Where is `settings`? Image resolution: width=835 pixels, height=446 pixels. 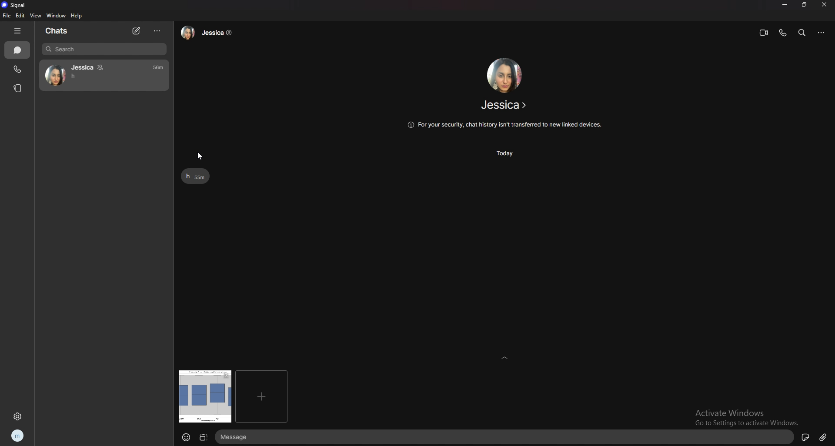 settings is located at coordinates (17, 416).